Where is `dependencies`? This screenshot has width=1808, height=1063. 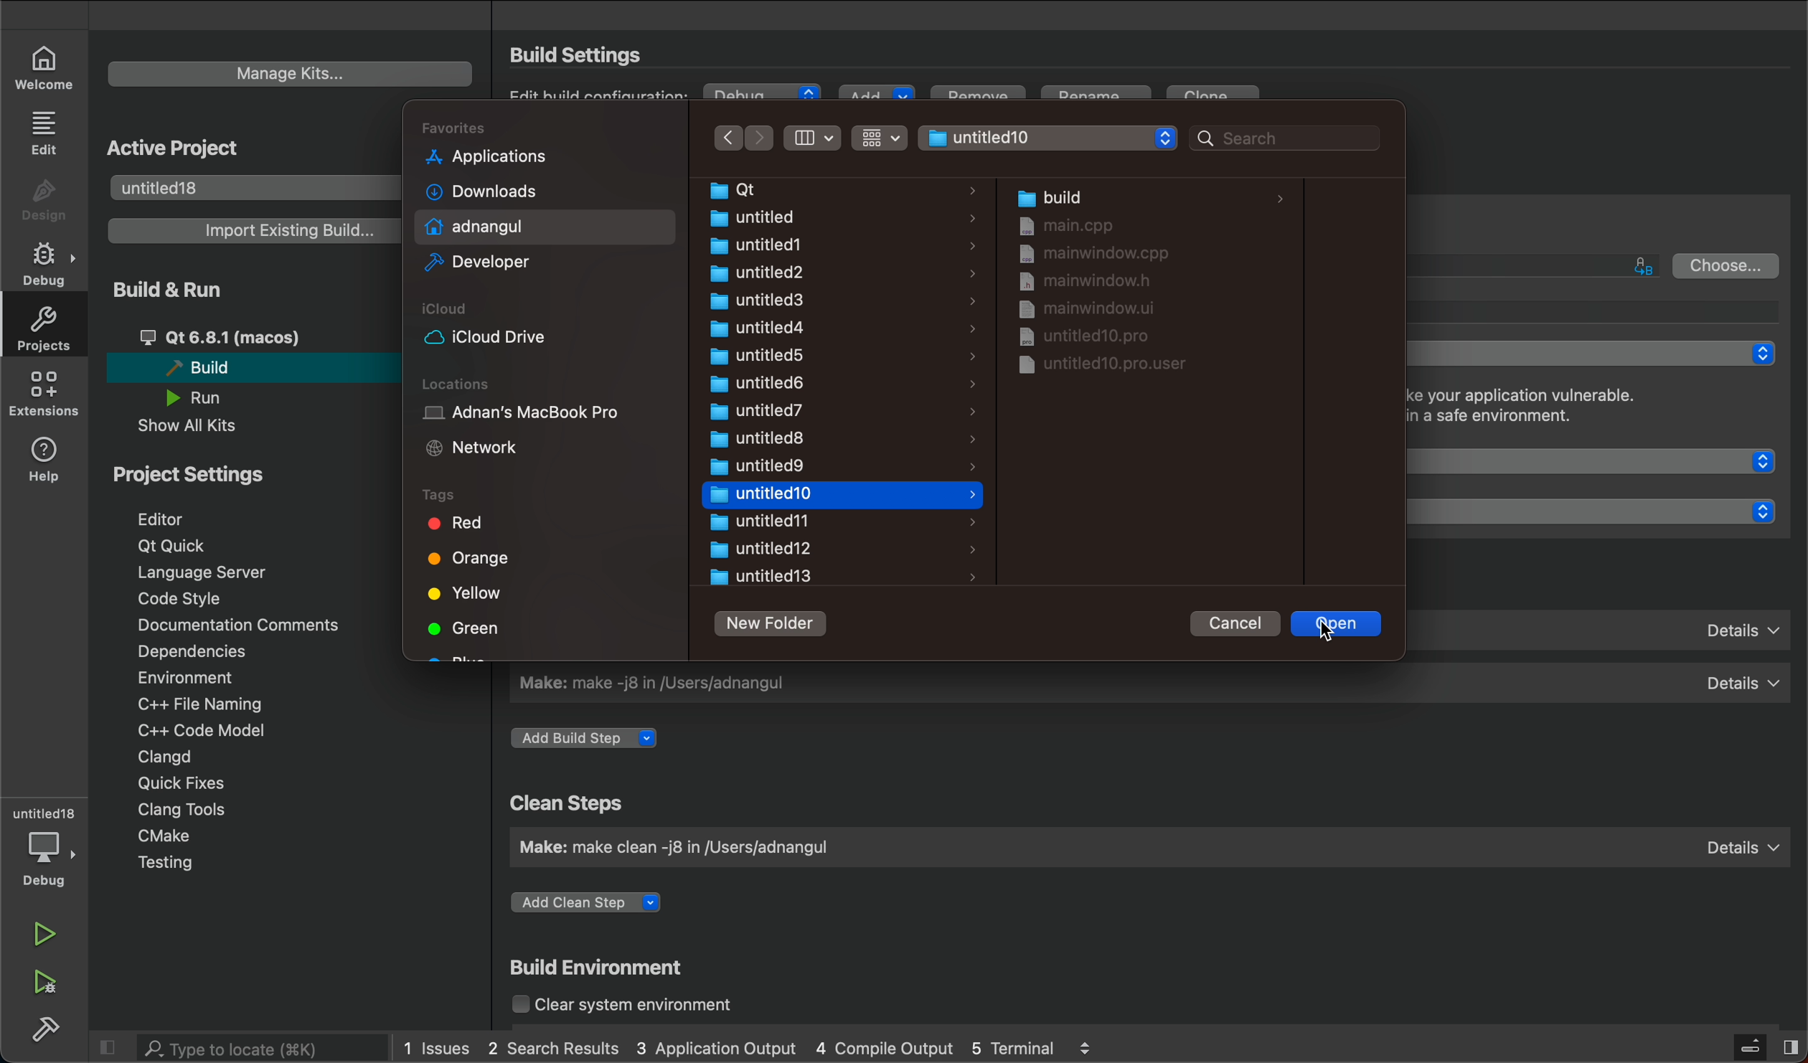 dependencies is located at coordinates (200, 651).